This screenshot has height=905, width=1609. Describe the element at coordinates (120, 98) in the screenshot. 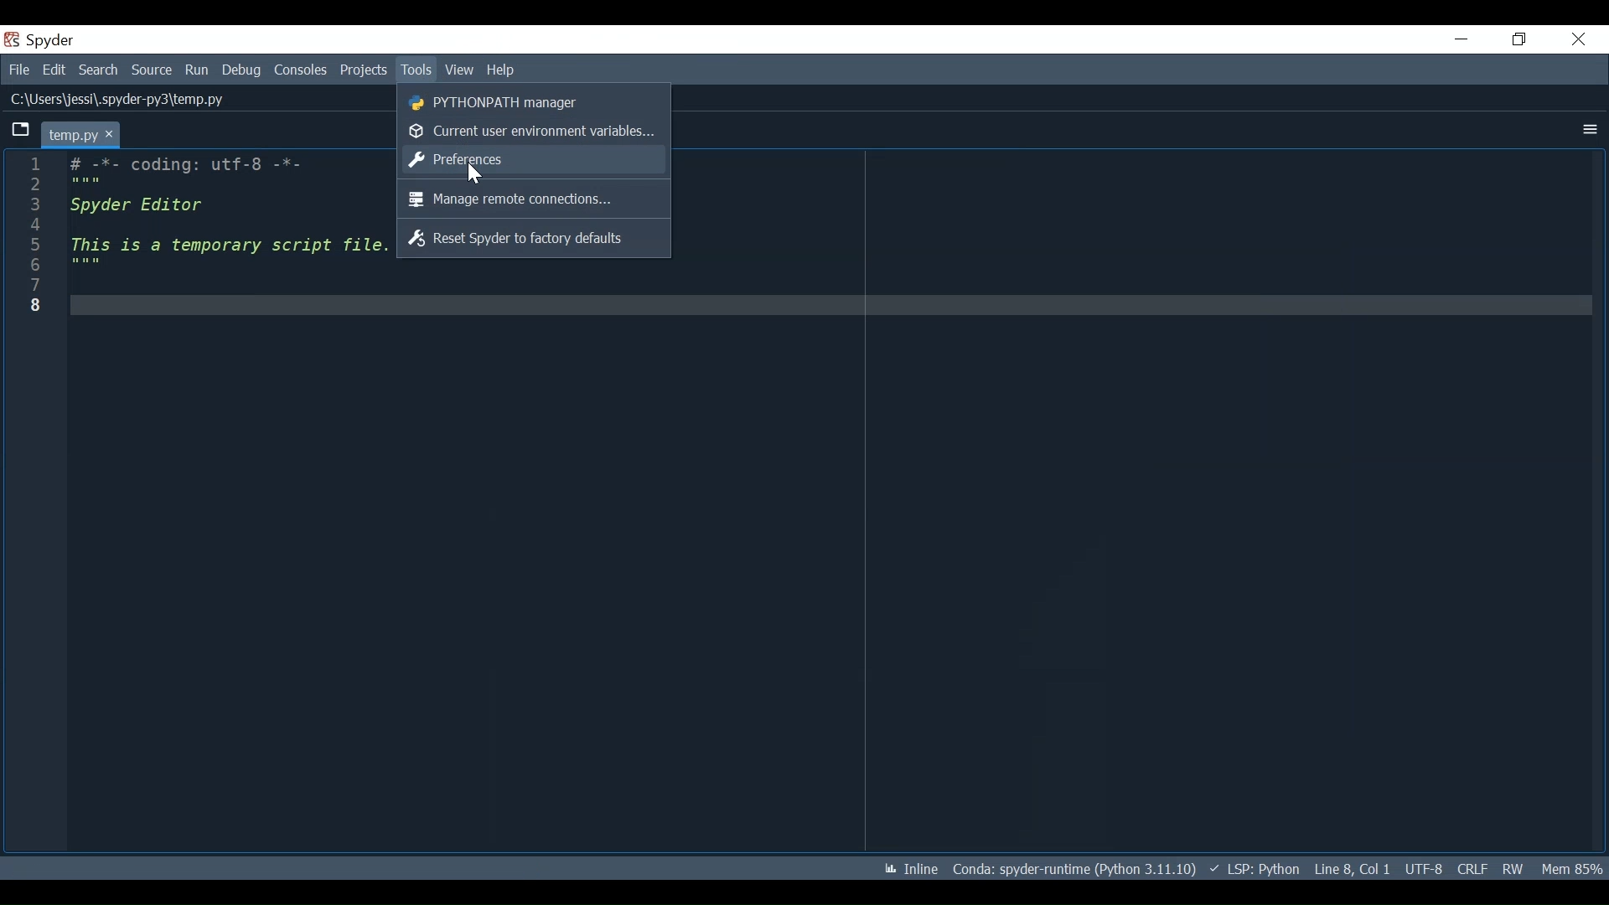

I see `C:\Users\jessi\.spyder-py3\temp.py` at that location.